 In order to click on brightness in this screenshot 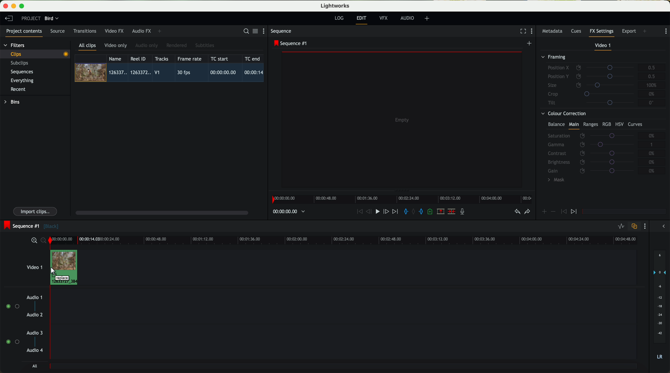, I will do `click(594, 162)`.